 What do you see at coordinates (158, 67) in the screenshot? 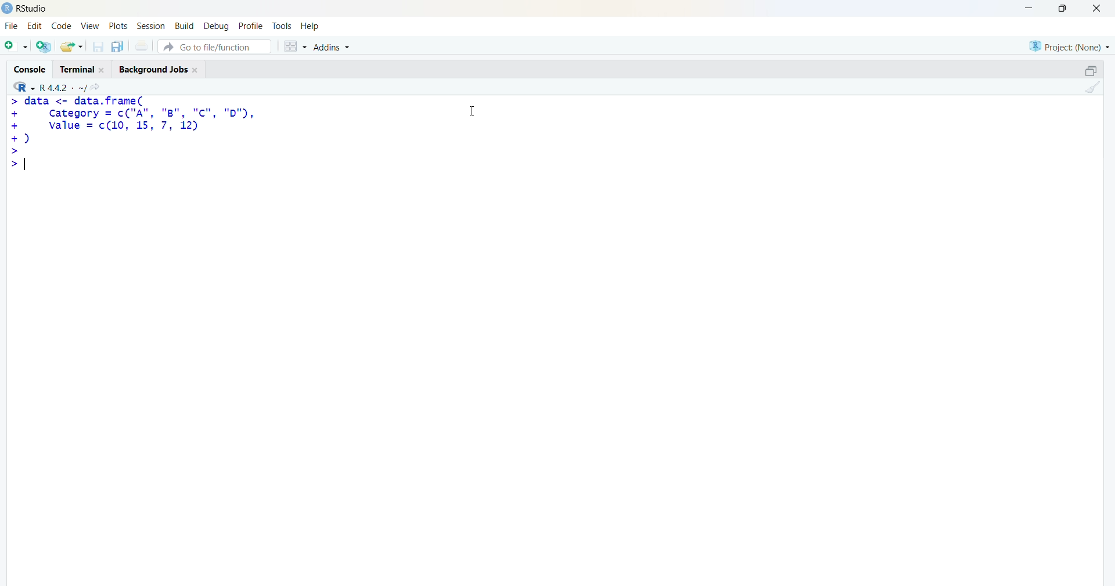
I see `Background Jobs` at bounding box center [158, 67].